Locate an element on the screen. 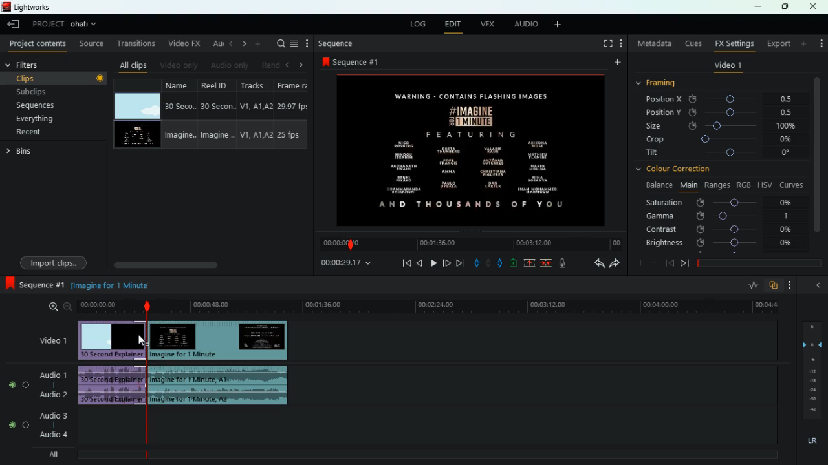 This screenshot has width=828, height=465. name is located at coordinates (180, 115).